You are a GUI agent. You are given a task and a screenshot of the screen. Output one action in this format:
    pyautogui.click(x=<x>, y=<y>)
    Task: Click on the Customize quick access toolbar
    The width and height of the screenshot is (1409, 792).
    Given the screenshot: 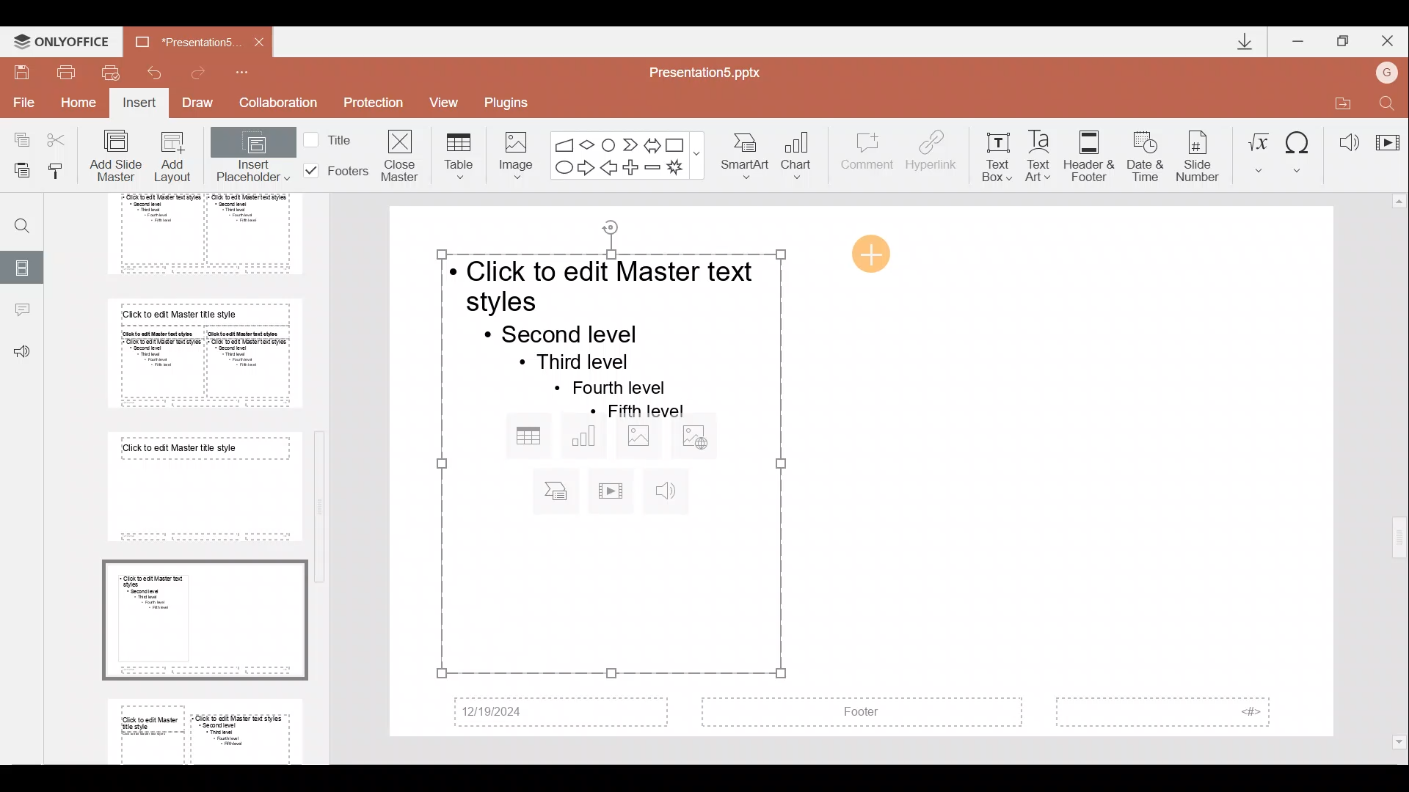 What is the action you would take?
    pyautogui.click(x=252, y=72)
    